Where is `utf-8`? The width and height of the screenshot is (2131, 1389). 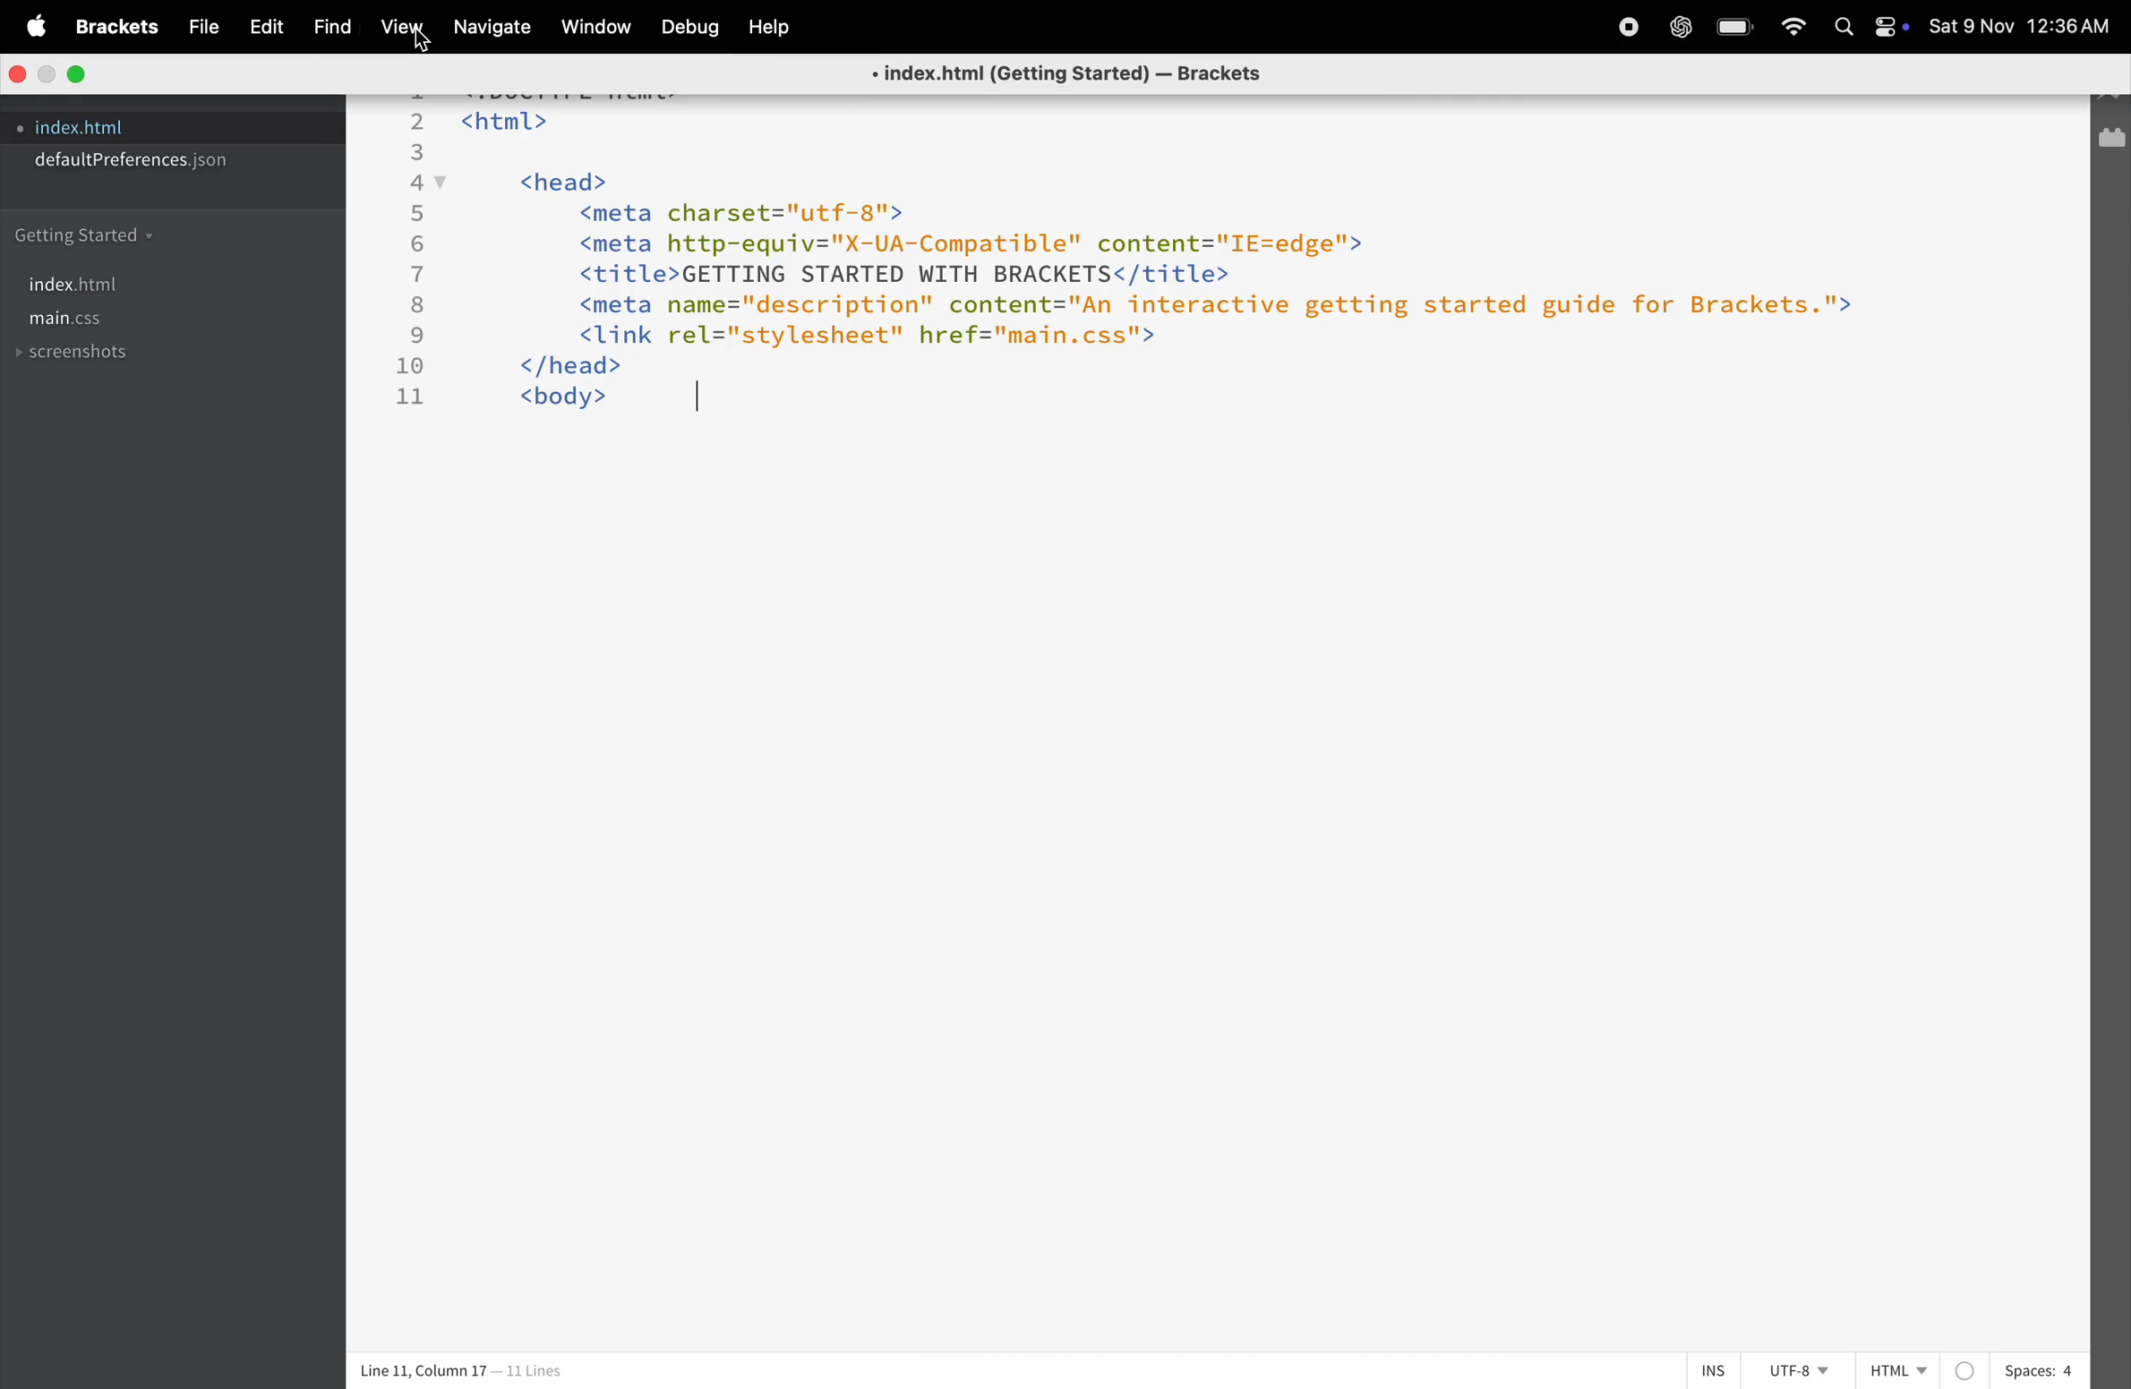 utf-8 is located at coordinates (1793, 1371).